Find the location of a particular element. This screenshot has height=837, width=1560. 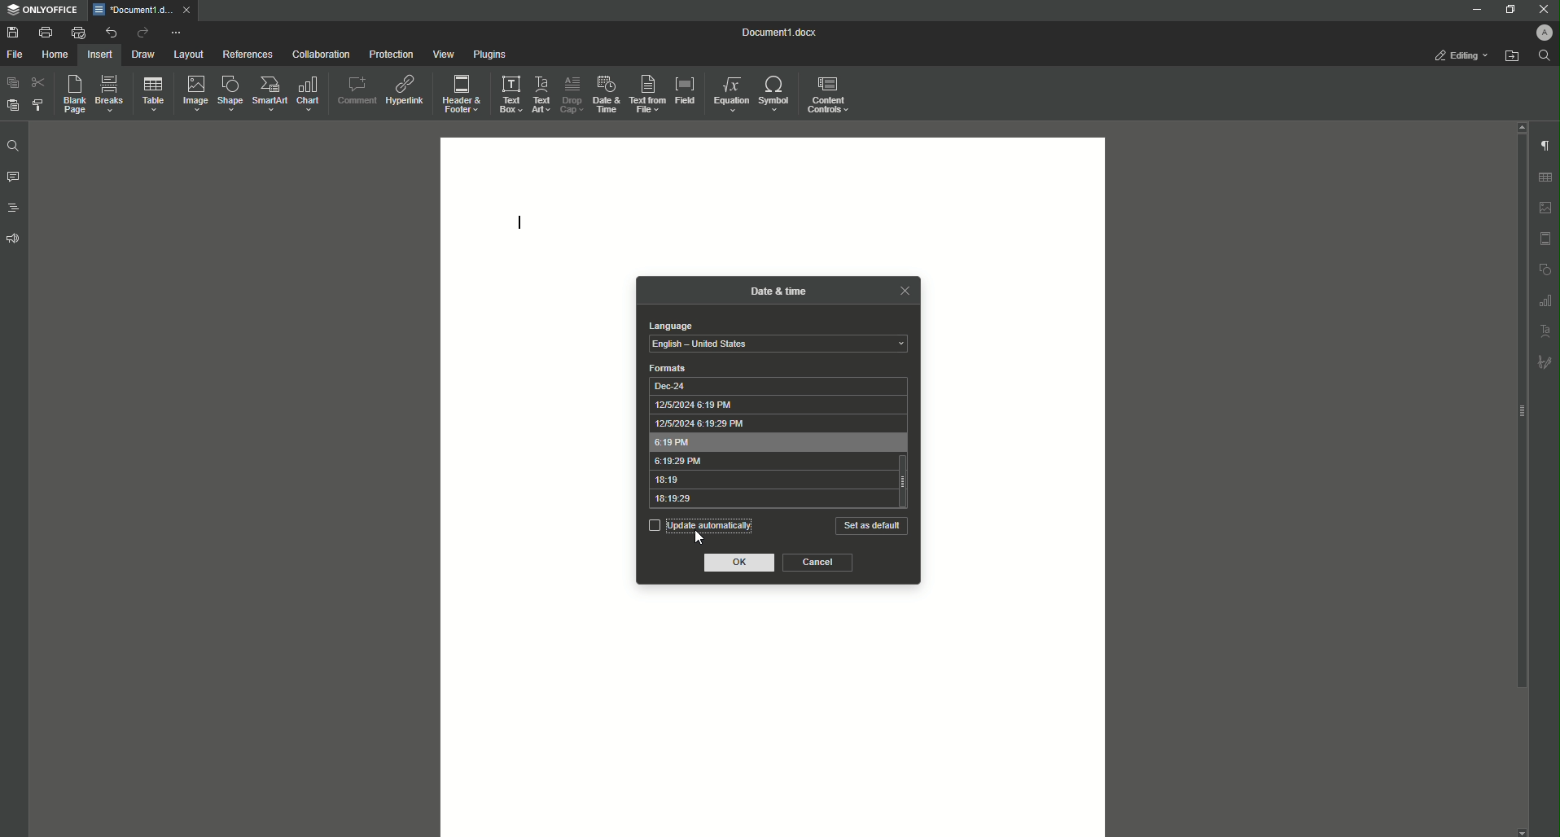

Cancel is located at coordinates (818, 563).